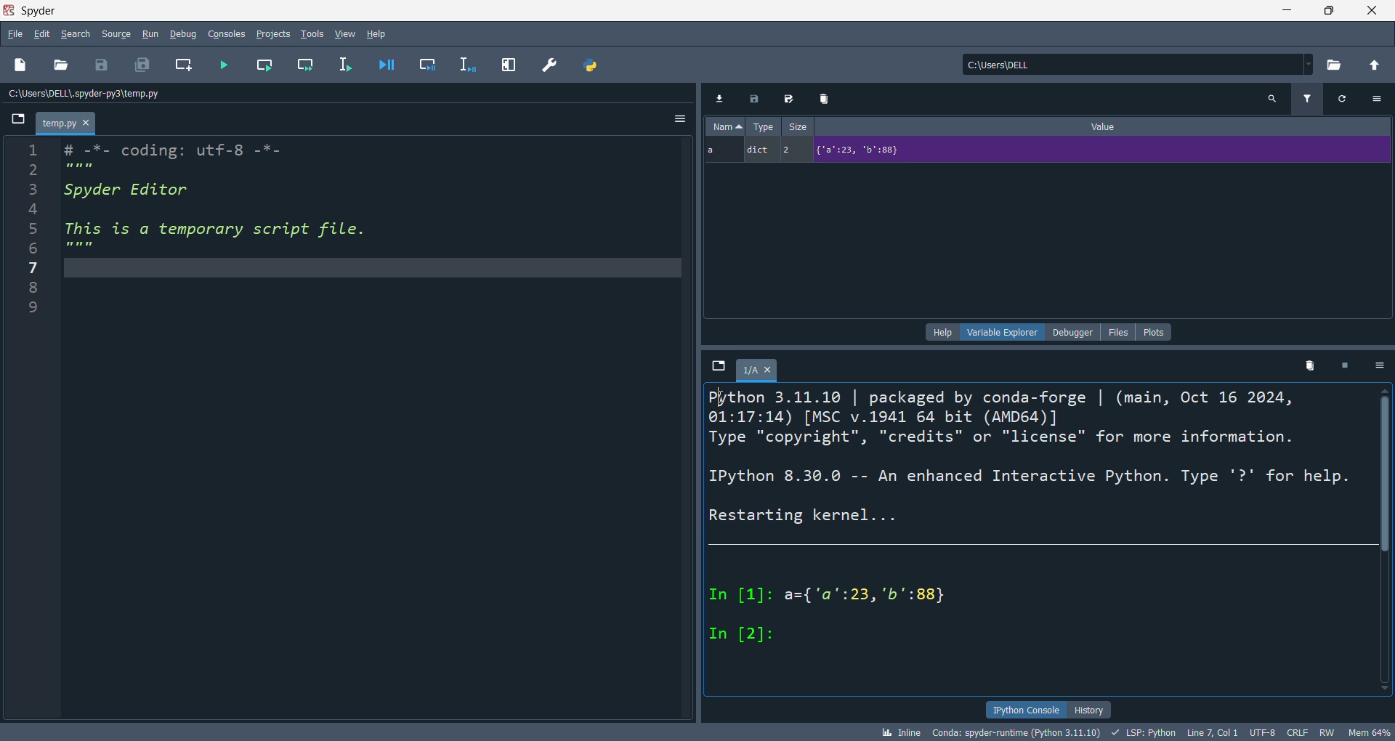  Describe the element at coordinates (592, 66) in the screenshot. I see `path manager` at that location.